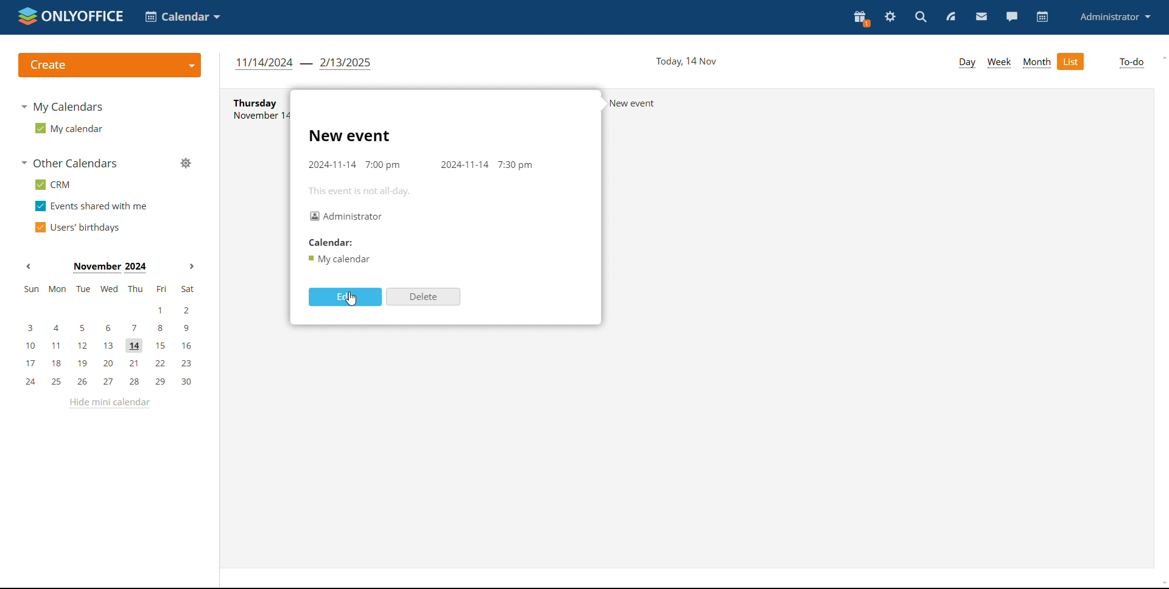 Image resolution: width=1169 pixels, height=589 pixels. Describe the element at coordinates (951, 17) in the screenshot. I see `feed` at that location.